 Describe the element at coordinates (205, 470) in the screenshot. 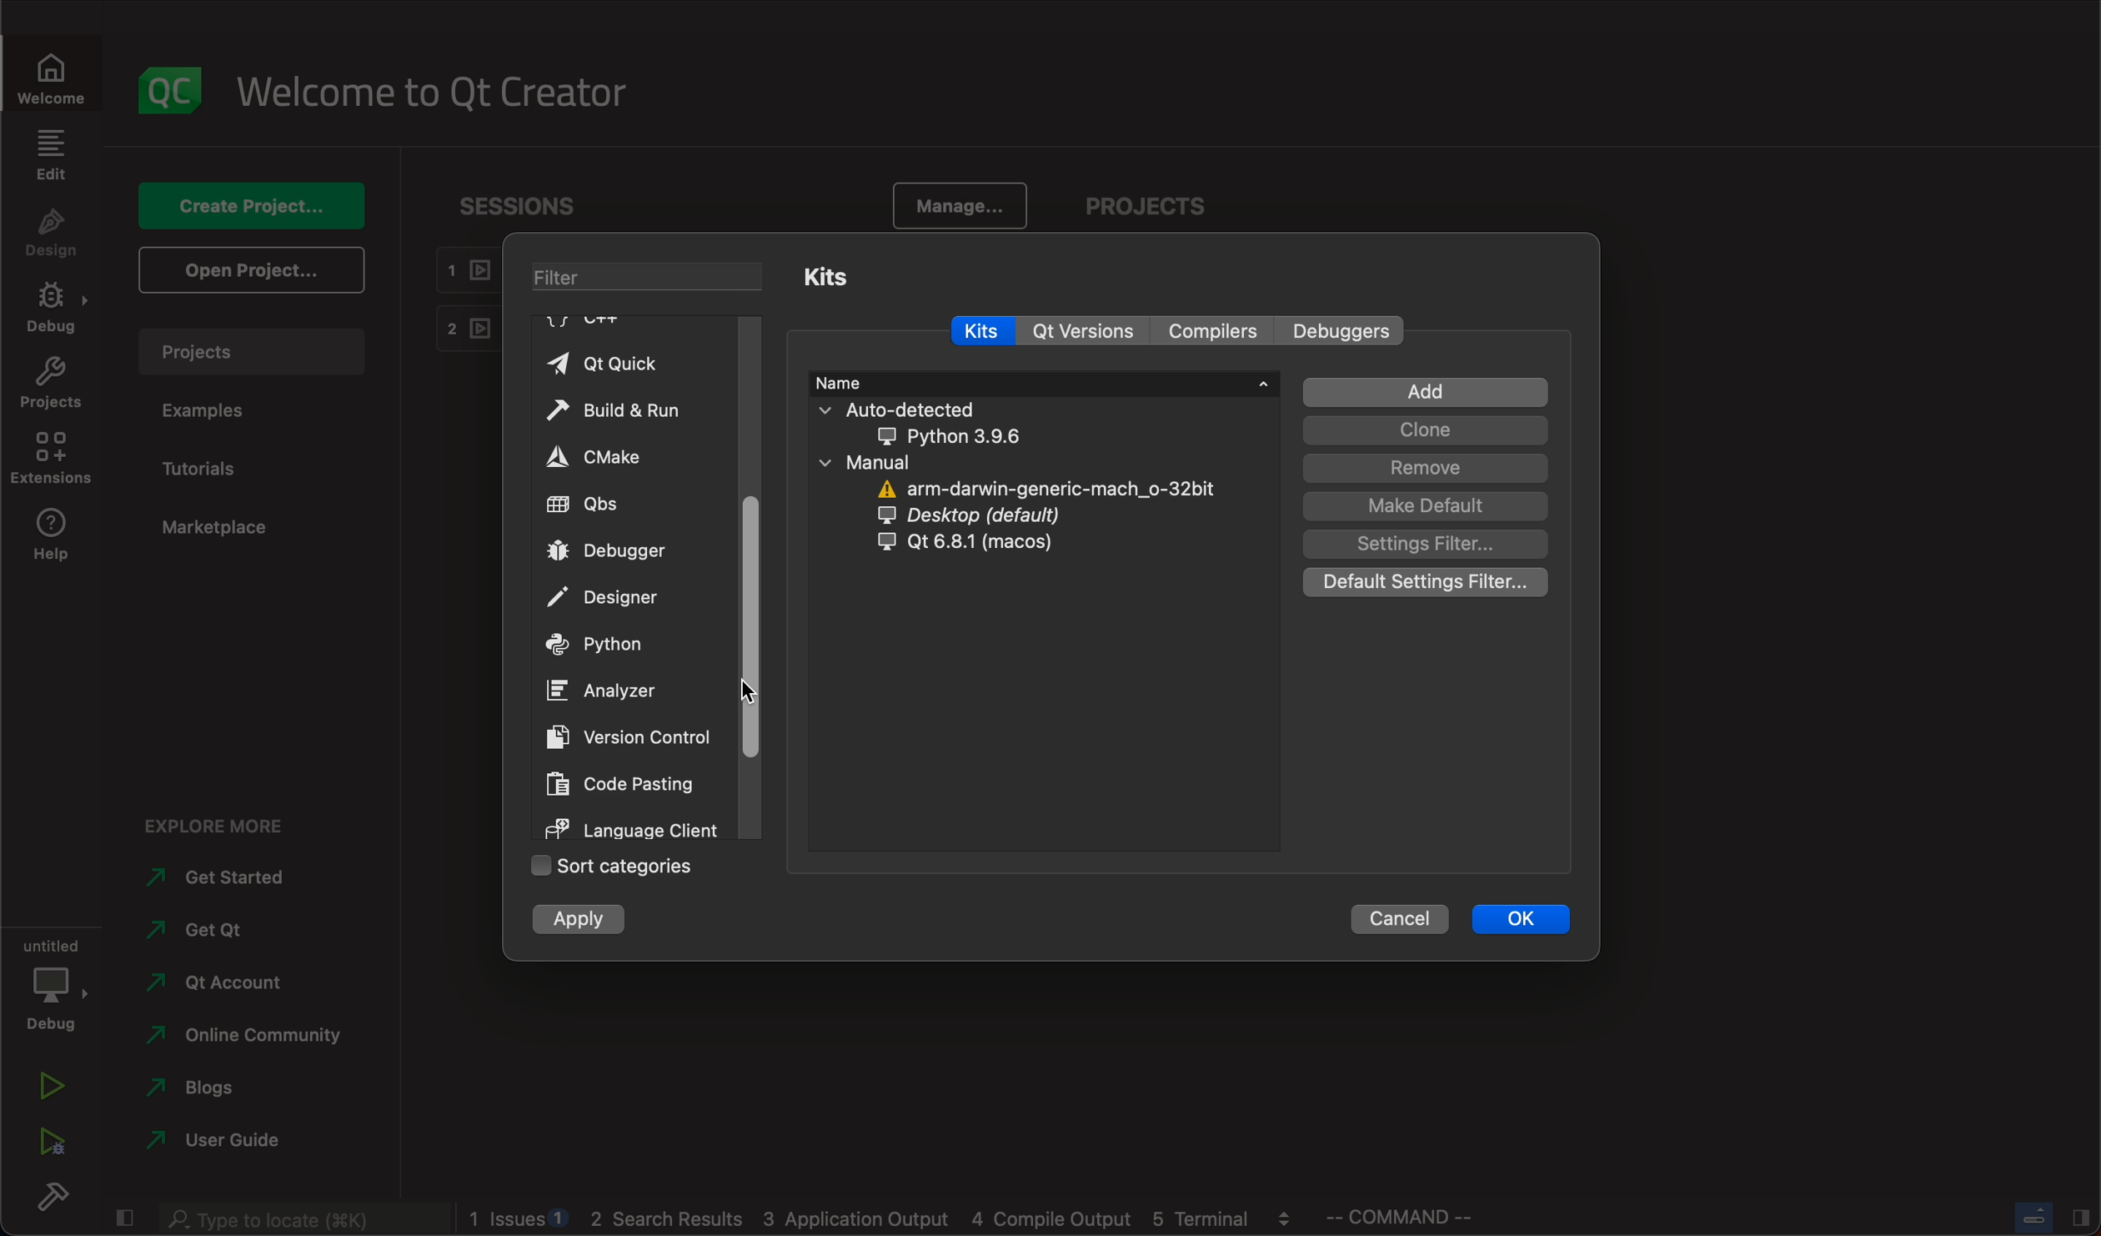

I see `tutorials` at that location.